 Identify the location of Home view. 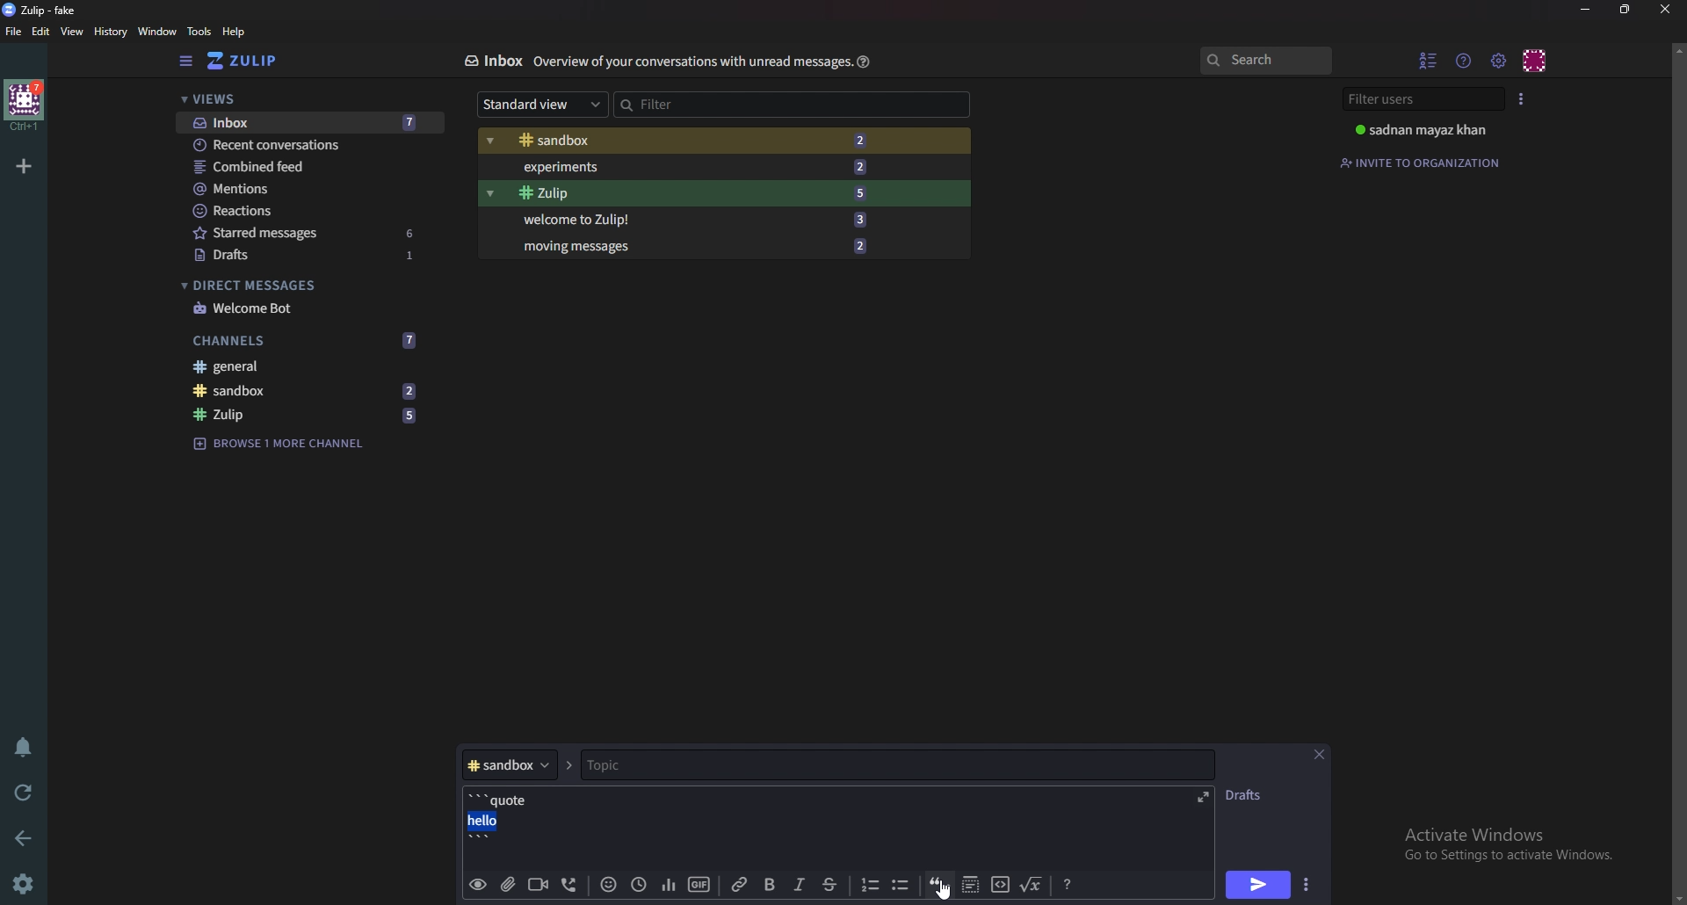
(252, 62).